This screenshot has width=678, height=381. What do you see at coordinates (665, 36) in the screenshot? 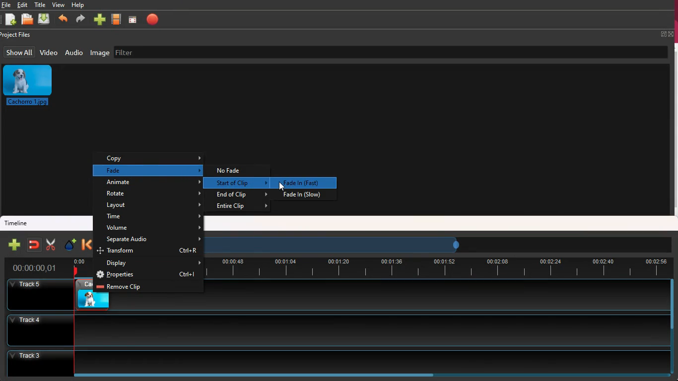
I see `full screen` at bounding box center [665, 36].